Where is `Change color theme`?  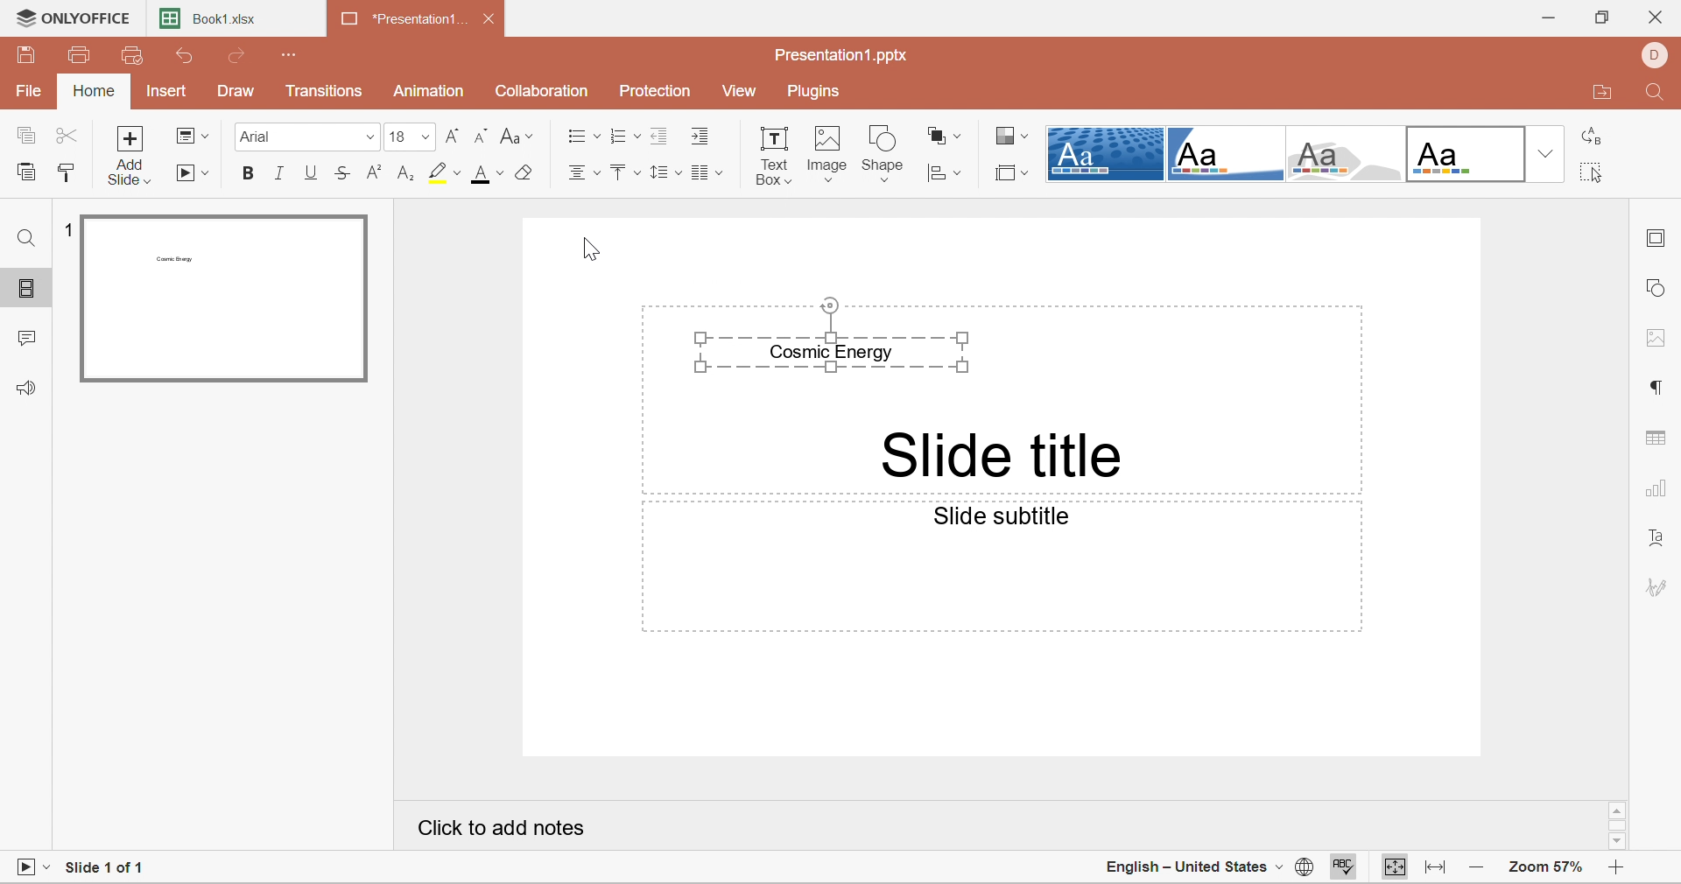
Change color theme is located at coordinates (1012, 138).